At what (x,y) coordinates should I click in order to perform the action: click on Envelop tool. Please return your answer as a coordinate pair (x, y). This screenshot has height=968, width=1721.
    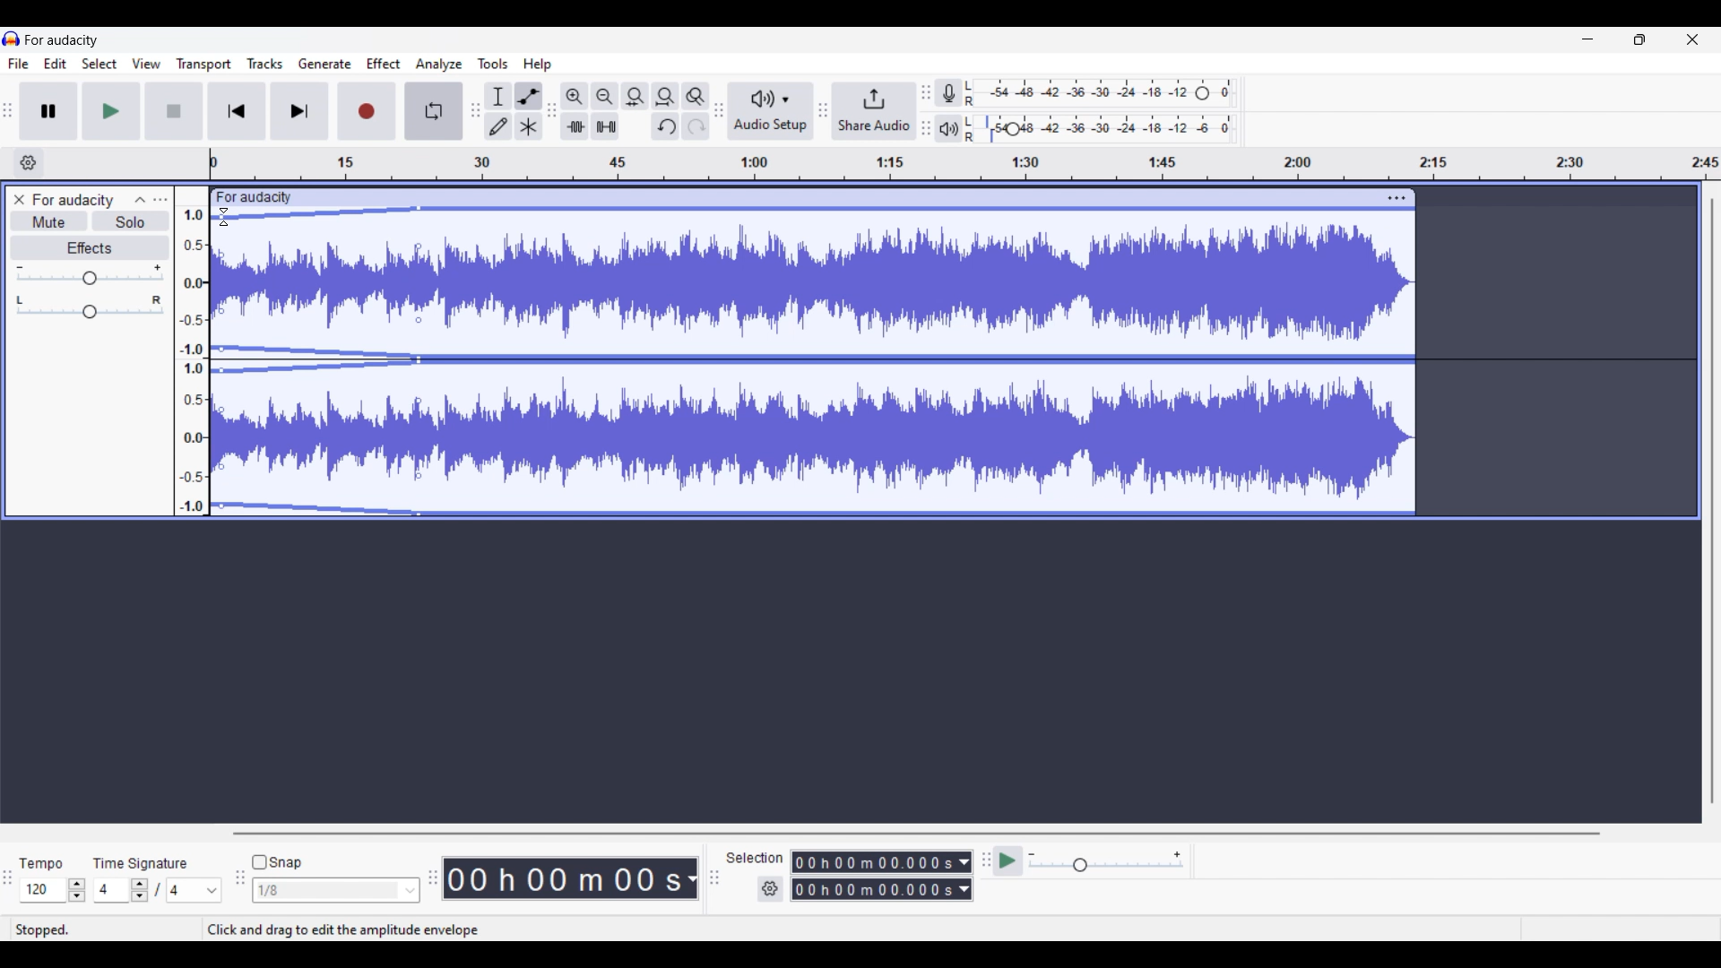
    Looking at the image, I should click on (530, 97).